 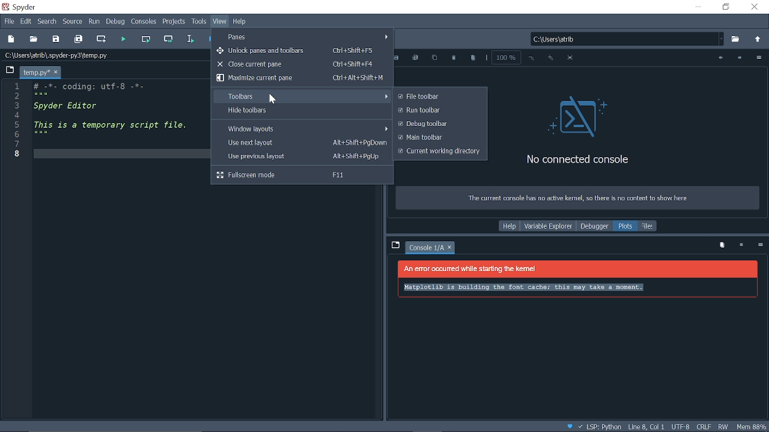 I want to click on , so click(x=451, y=247).